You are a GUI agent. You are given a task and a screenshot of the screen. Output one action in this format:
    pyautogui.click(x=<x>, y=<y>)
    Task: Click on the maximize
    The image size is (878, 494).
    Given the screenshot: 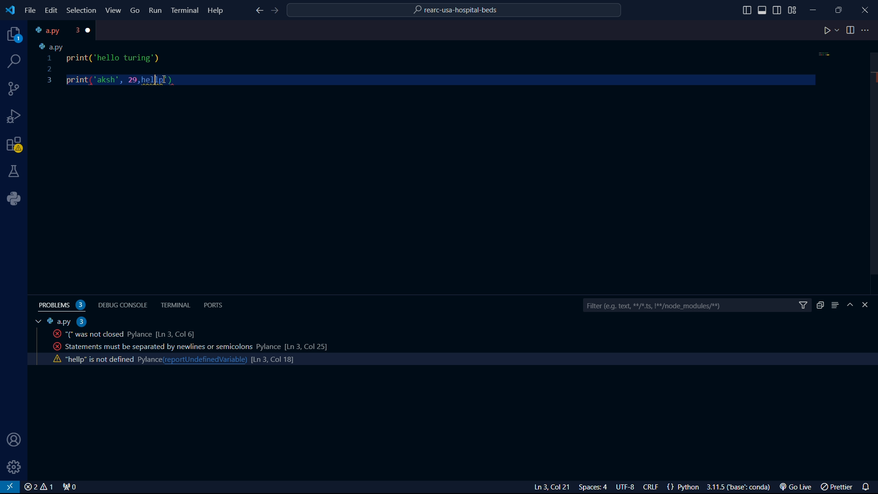 What is the action you would take?
    pyautogui.click(x=840, y=10)
    